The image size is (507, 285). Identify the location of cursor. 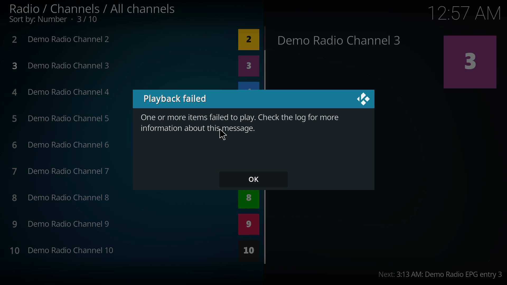
(224, 135).